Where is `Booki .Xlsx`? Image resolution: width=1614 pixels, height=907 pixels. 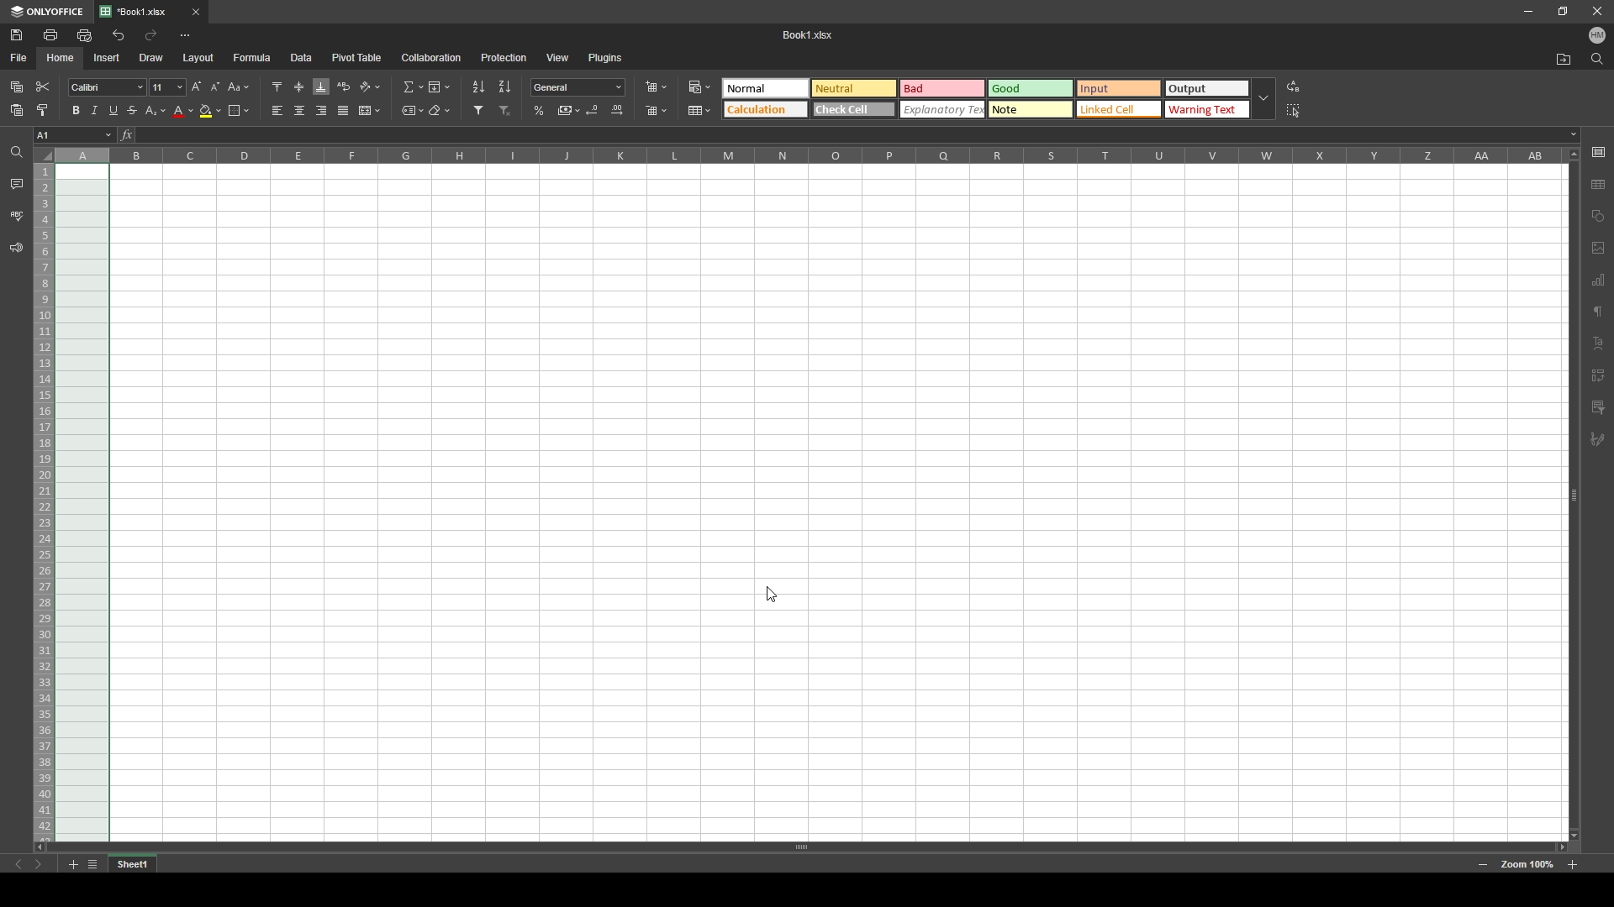 Booki .Xlsx is located at coordinates (809, 34).